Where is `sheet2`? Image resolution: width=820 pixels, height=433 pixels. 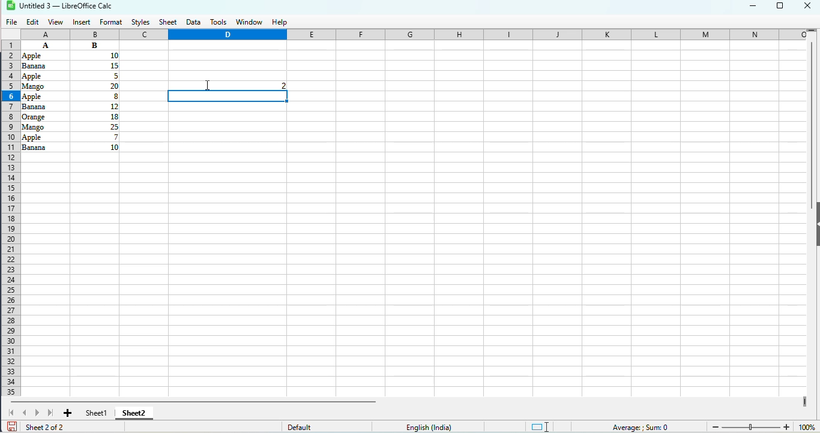 sheet2 is located at coordinates (134, 413).